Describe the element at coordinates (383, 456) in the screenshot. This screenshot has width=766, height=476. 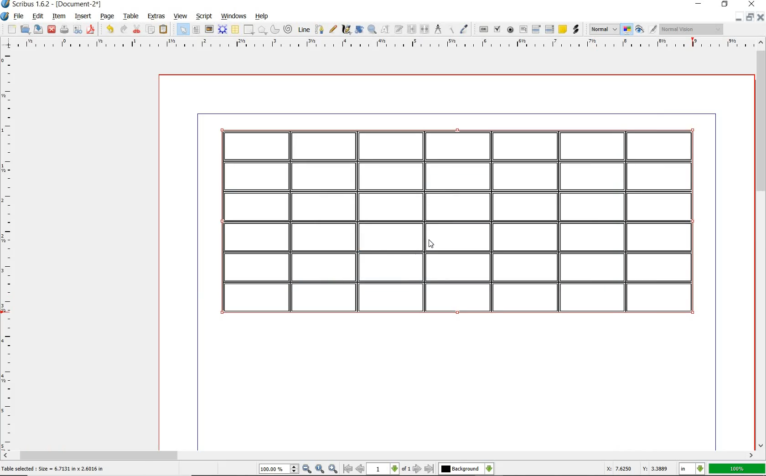
I see `scrollbar` at that location.